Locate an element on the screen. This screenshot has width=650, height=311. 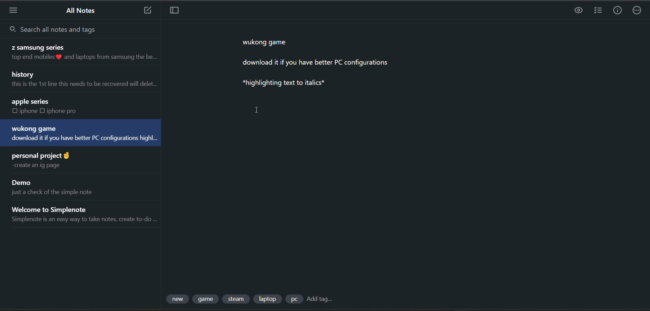
note title and preview is located at coordinates (58, 187).